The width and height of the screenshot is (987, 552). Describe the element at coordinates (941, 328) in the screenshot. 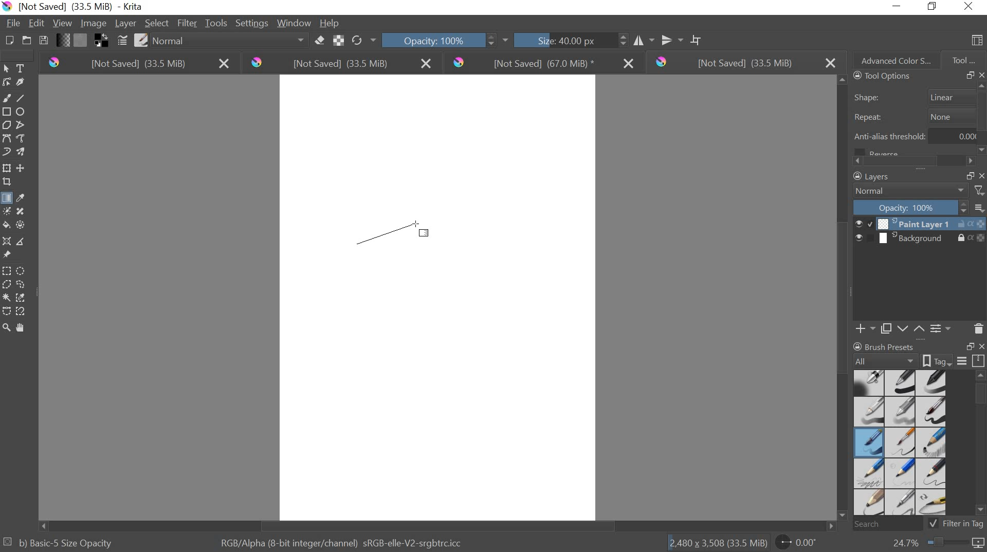

I see `LAYER PROPERTIES` at that location.